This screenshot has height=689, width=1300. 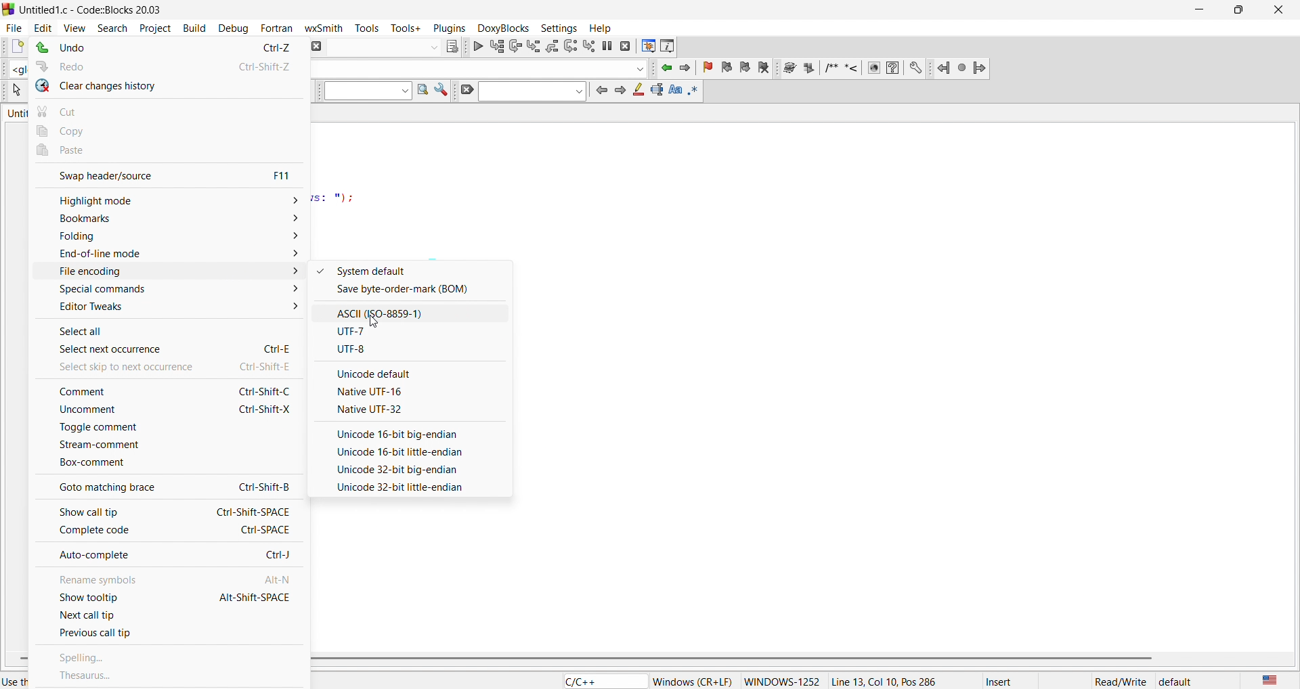 What do you see at coordinates (496, 47) in the screenshot?
I see `run to cursor` at bounding box center [496, 47].